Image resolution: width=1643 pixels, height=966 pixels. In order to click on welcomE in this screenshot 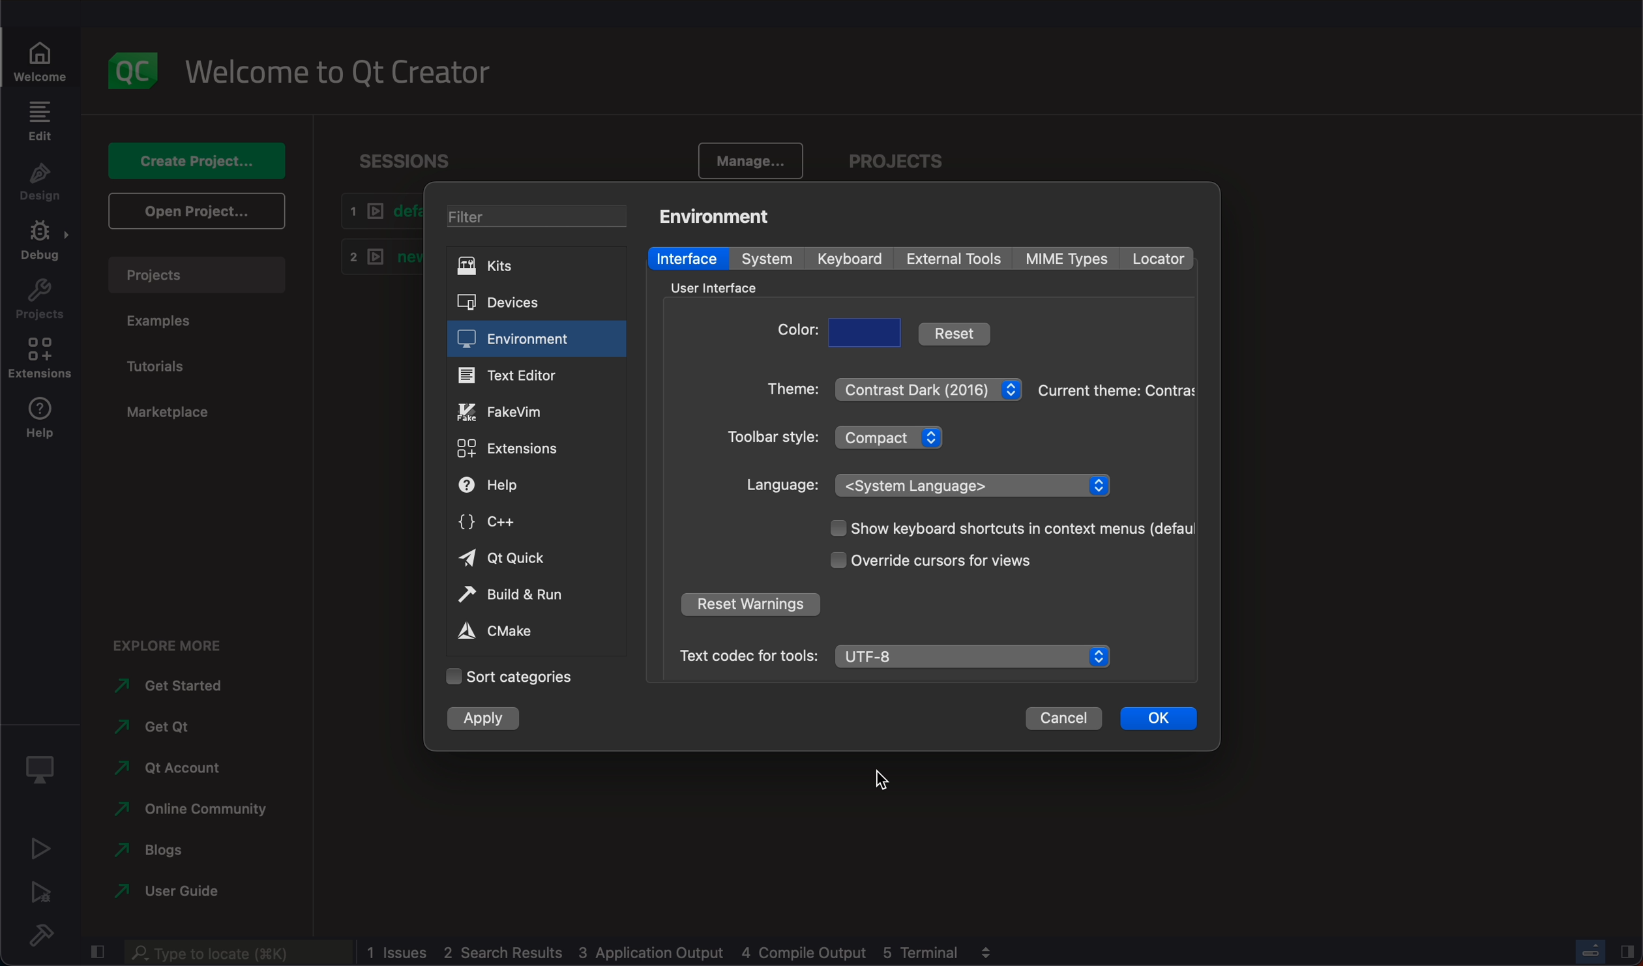, I will do `click(348, 67)`.